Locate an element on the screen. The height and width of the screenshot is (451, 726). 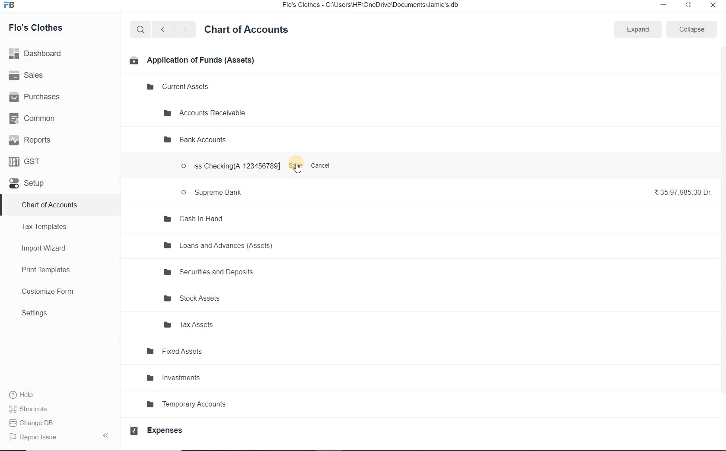
Expenses is located at coordinates (166, 430).